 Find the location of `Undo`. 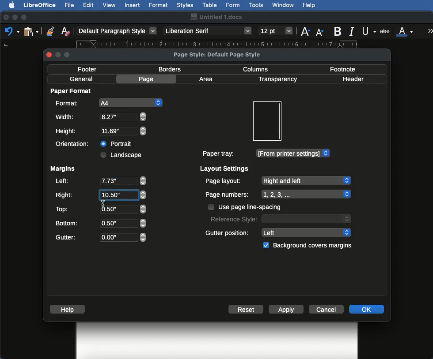

Undo is located at coordinates (11, 31).